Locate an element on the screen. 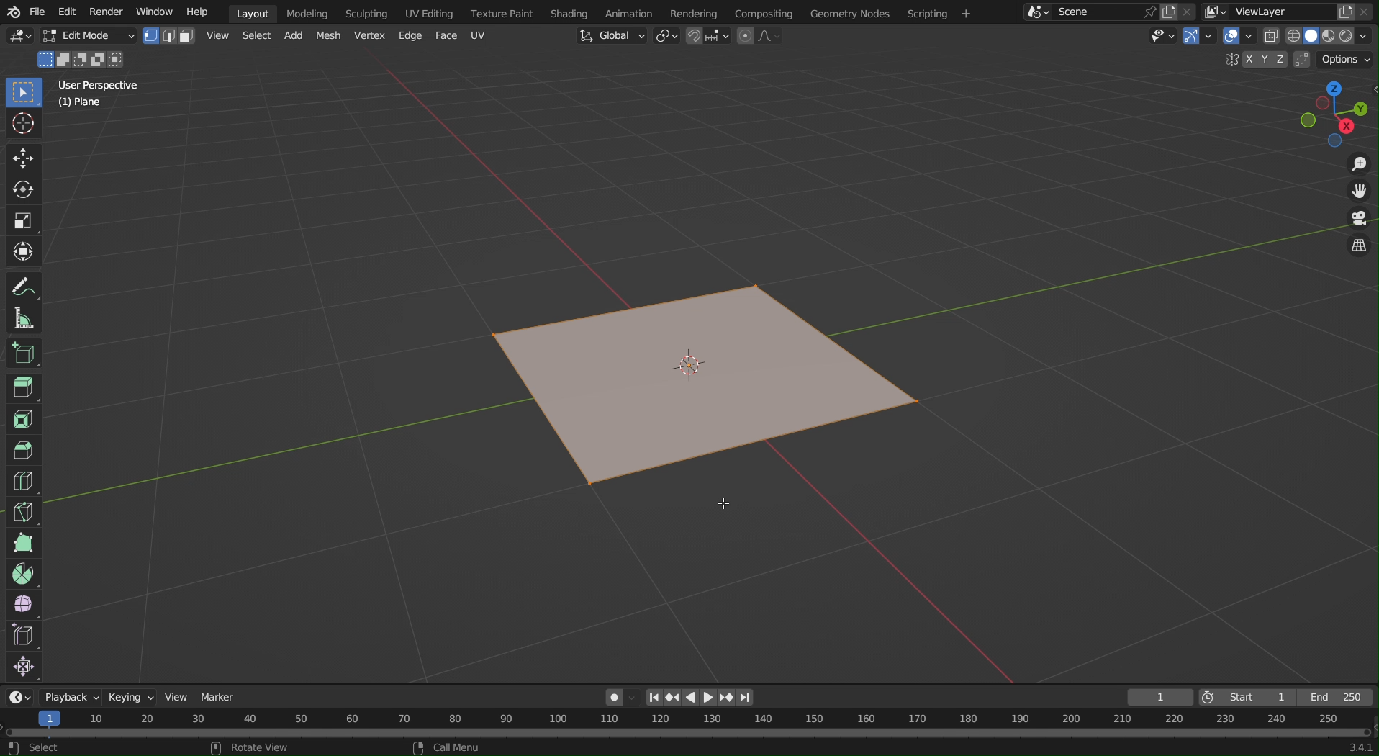 This screenshot has height=756, width=1379. Timeline is located at coordinates (690, 724).